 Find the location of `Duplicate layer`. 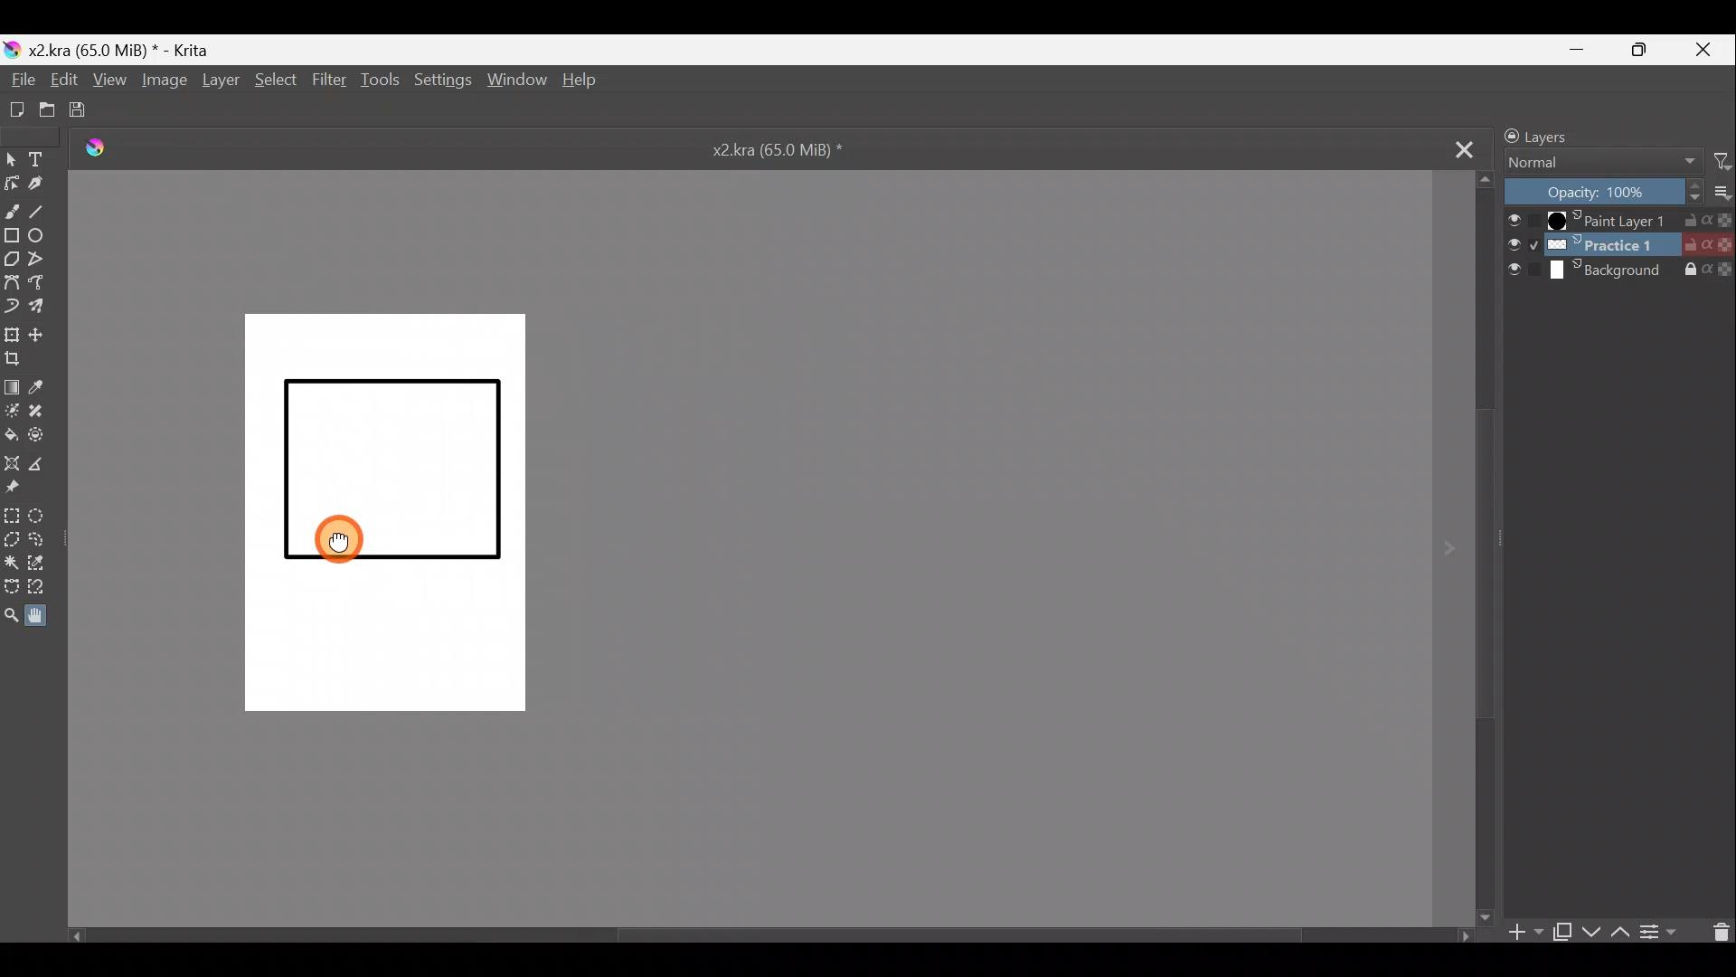

Duplicate layer is located at coordinates (1561, 931).